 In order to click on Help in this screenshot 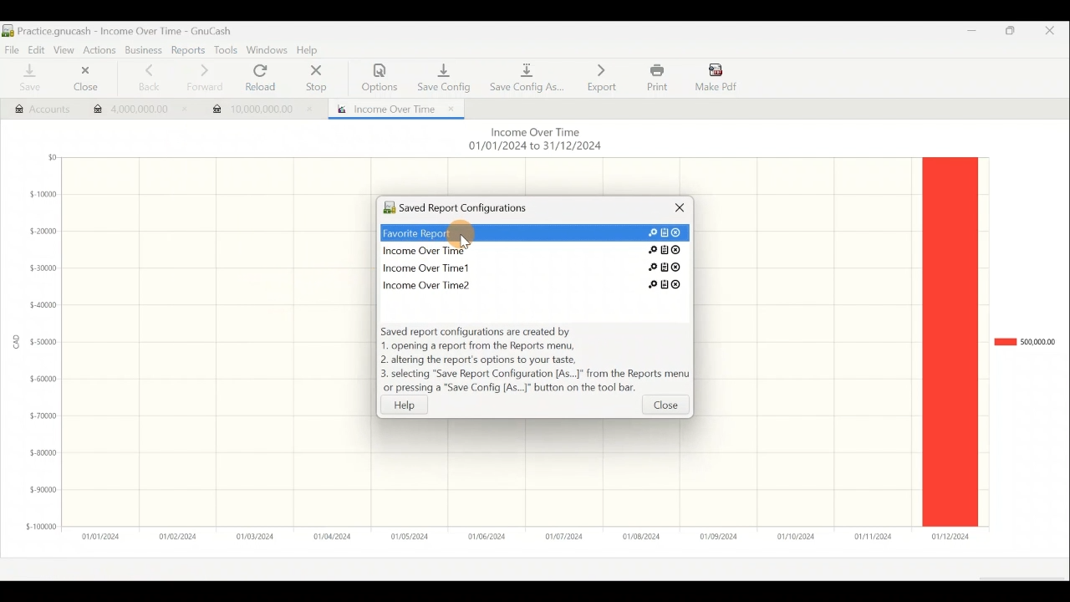, I will do `click(413, 405)`.